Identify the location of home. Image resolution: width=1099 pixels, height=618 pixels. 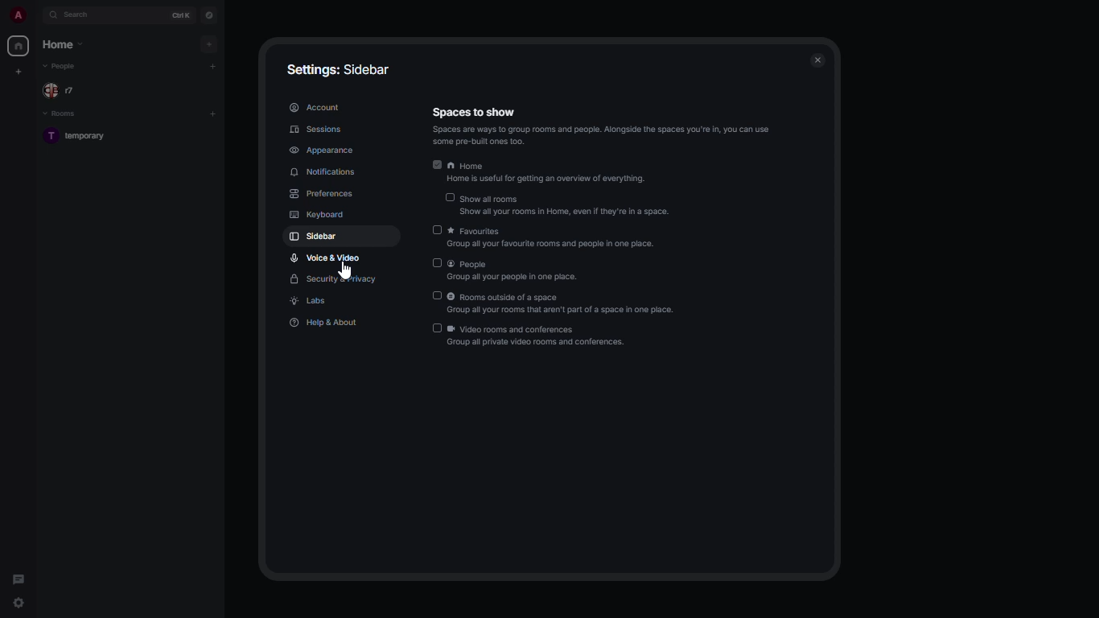
(19, 47).